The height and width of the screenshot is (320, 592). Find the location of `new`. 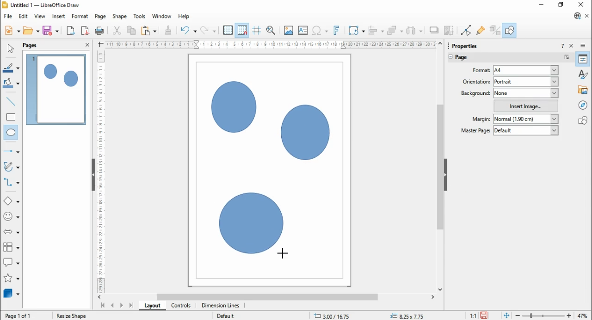

new is located at coordinates (12, 30).